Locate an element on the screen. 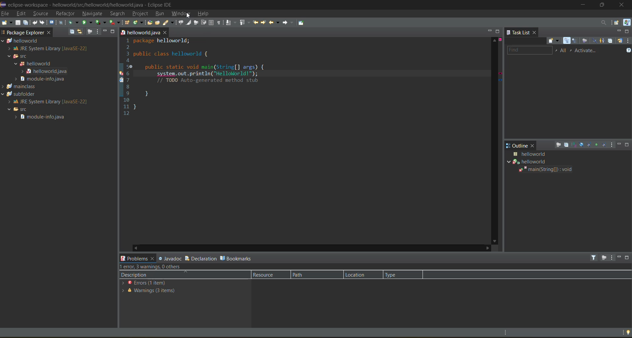 The width and height of the screenshot is (632, 338). location is located at coordinates (361, 275).